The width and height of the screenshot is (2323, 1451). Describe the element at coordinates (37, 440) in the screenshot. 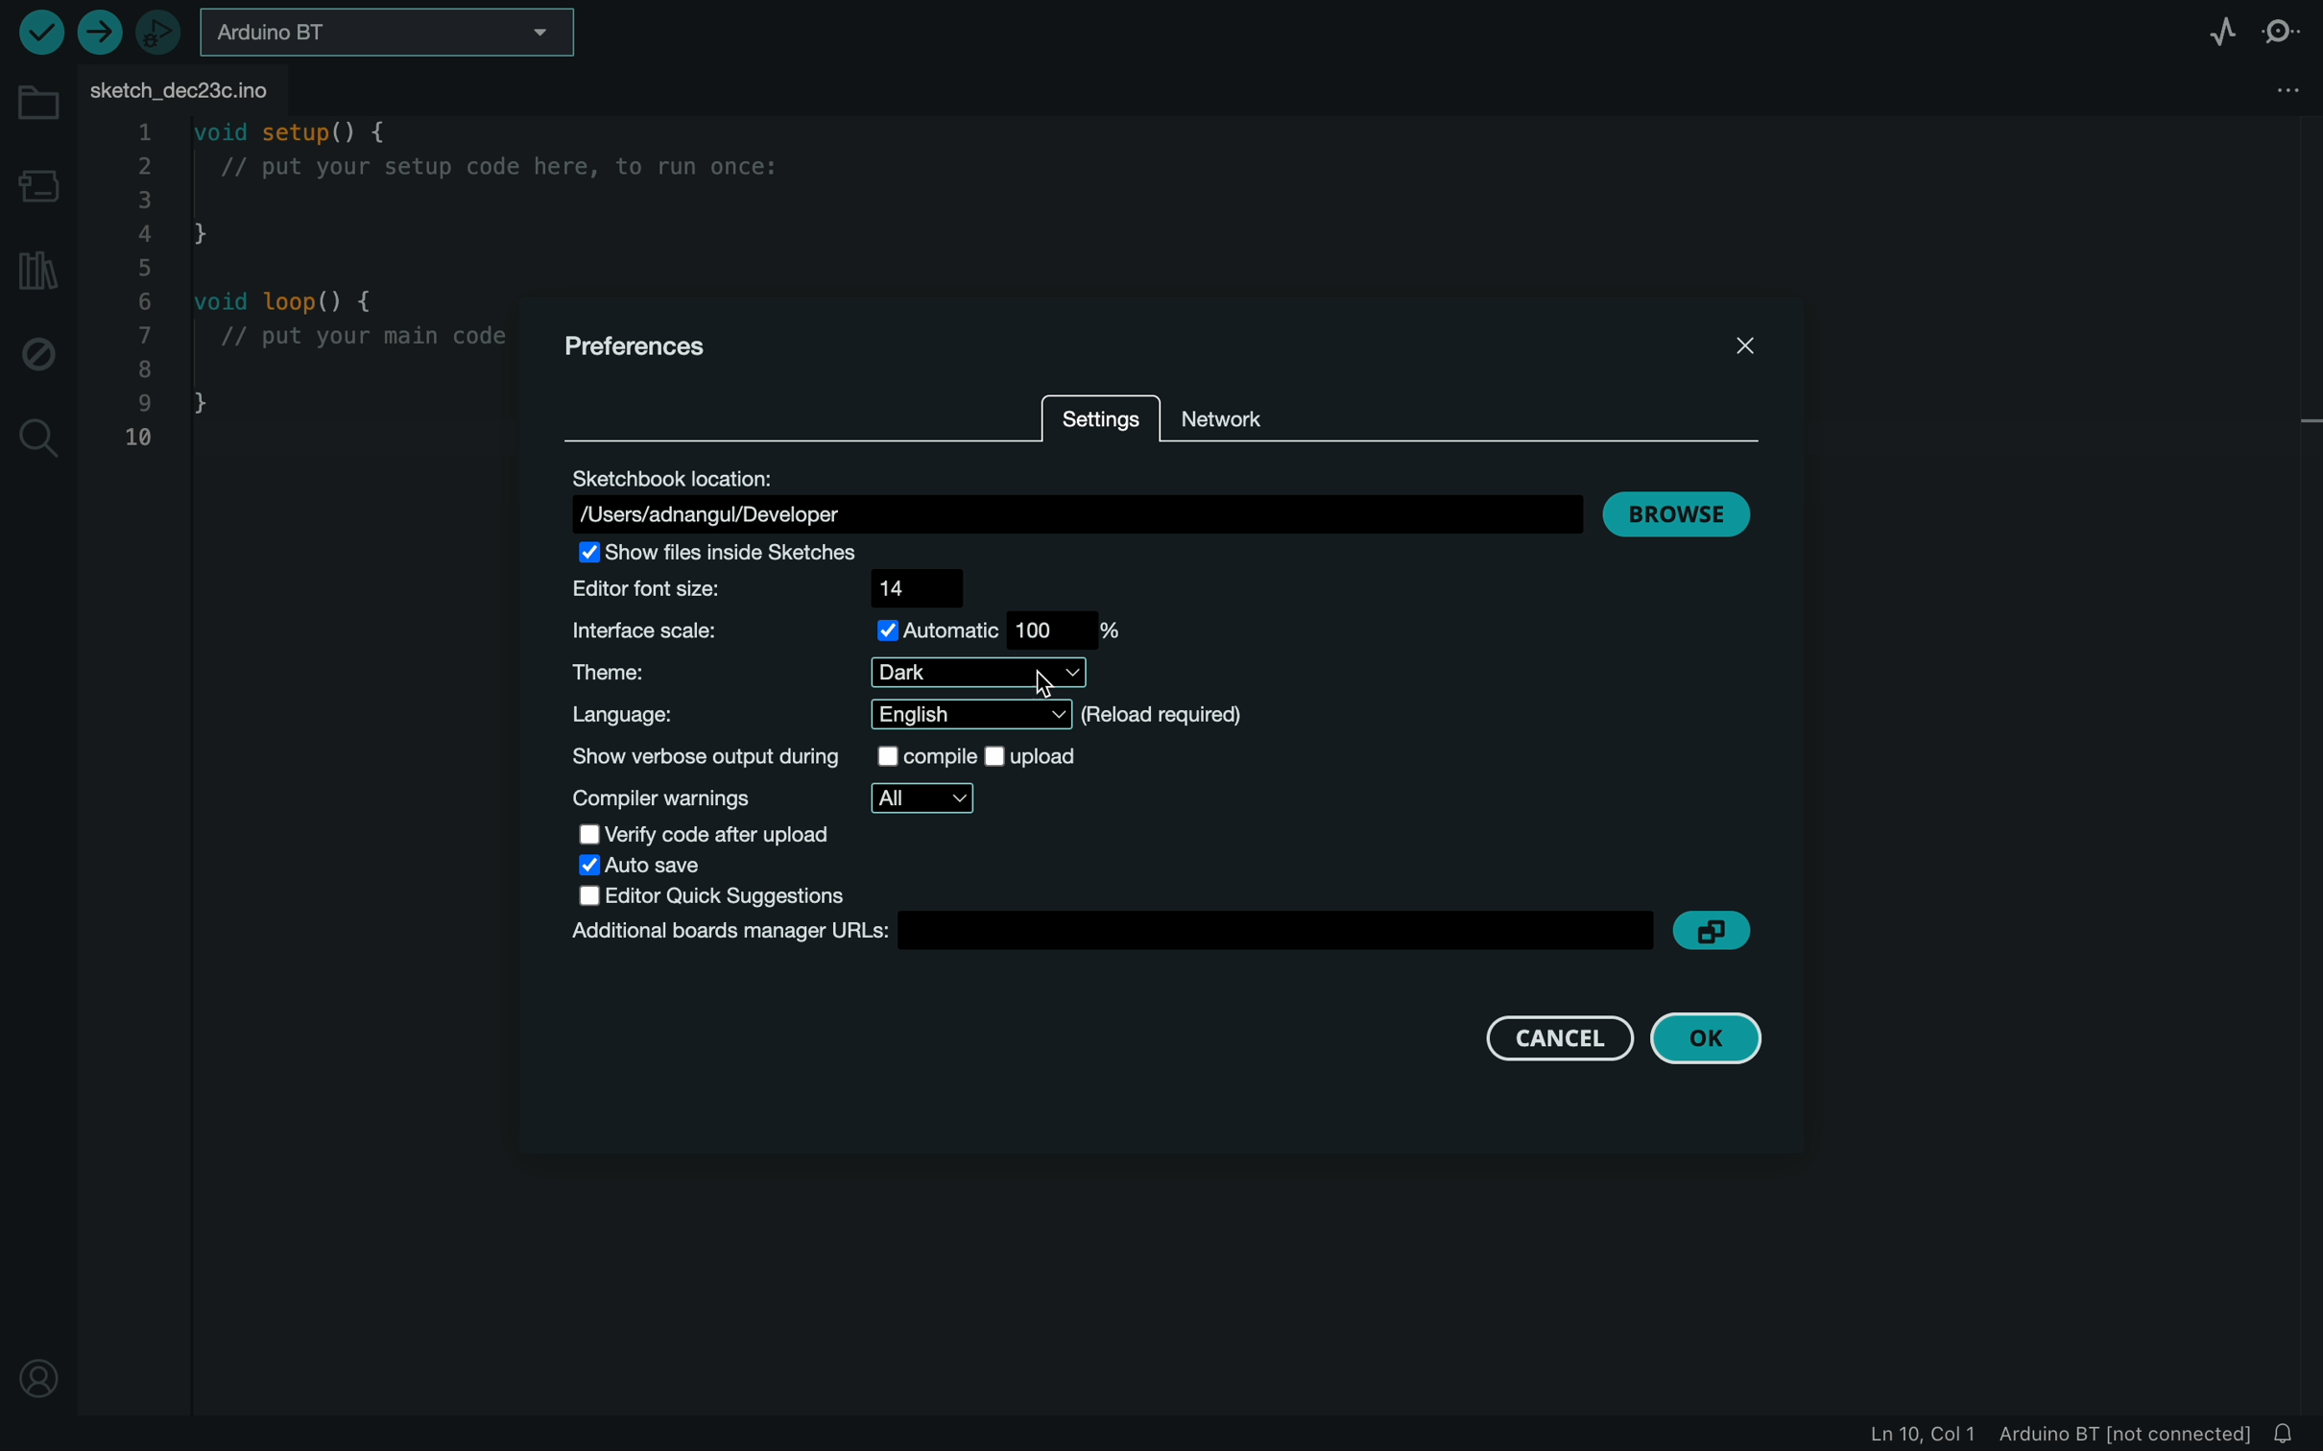

I see `search` at that location.